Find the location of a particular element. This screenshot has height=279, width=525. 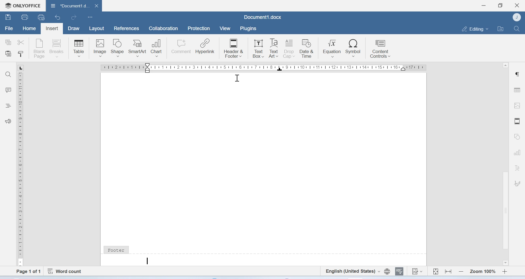

Comments is located at coordinates (8, 90).